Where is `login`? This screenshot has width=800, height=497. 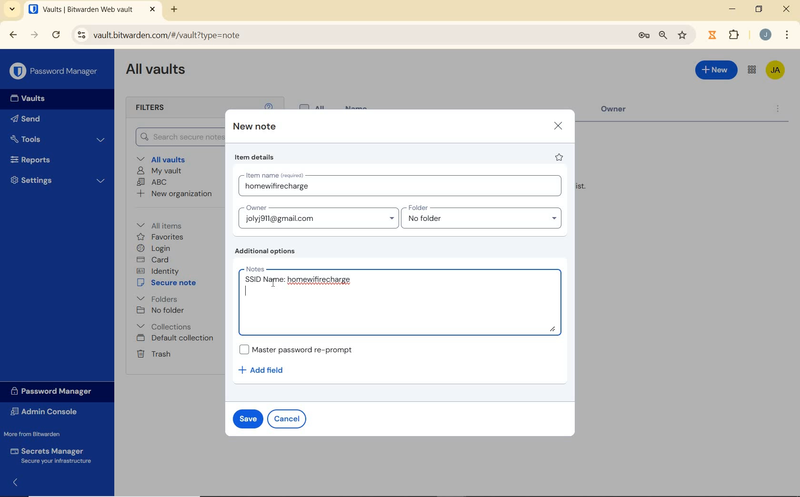 login is located at coordinates (155, 248).